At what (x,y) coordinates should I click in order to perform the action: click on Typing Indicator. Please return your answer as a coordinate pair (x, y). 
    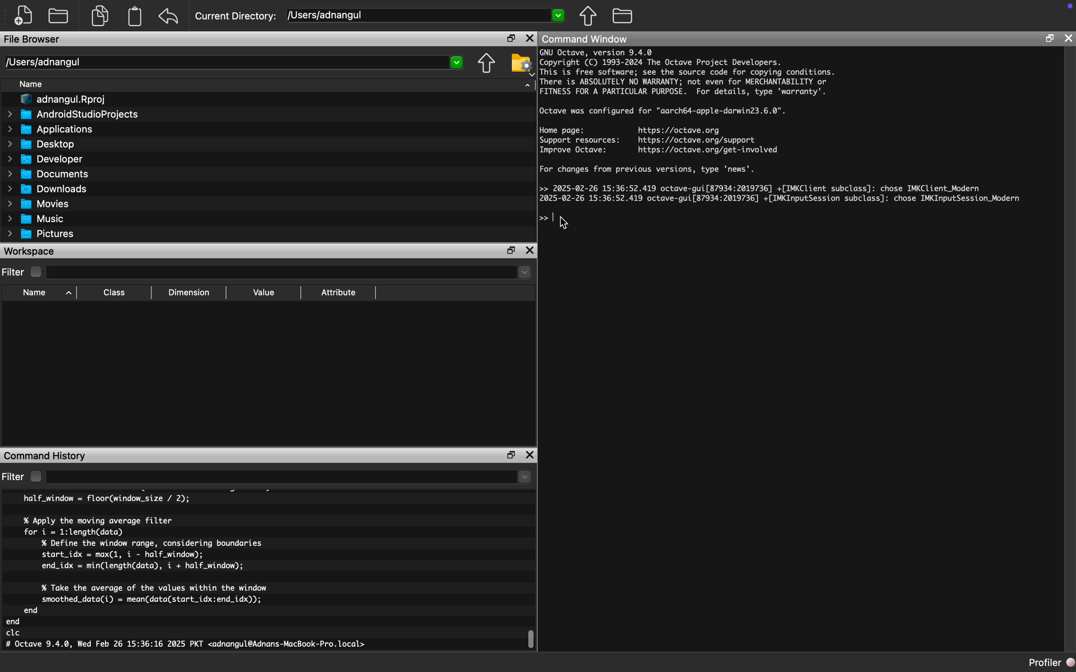
    Looking at the image, I should click on (550, 220).